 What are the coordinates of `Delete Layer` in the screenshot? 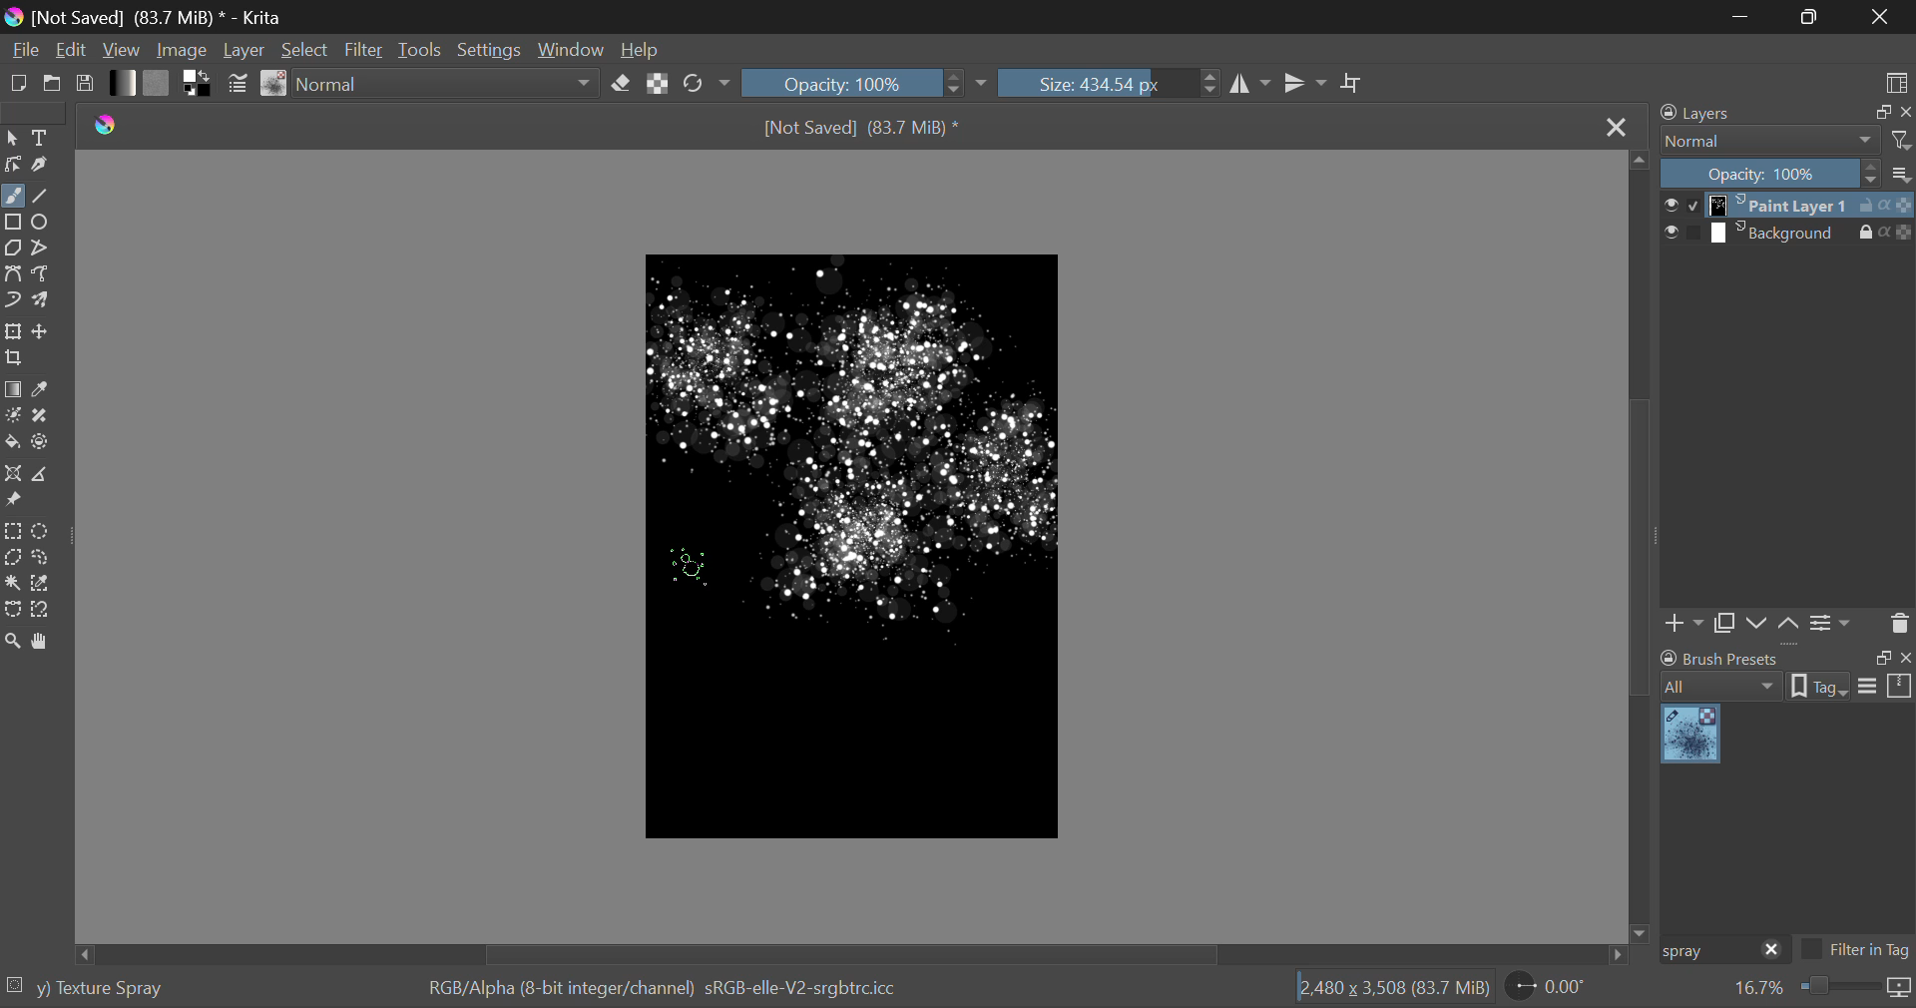 It's located at (1897, 622).